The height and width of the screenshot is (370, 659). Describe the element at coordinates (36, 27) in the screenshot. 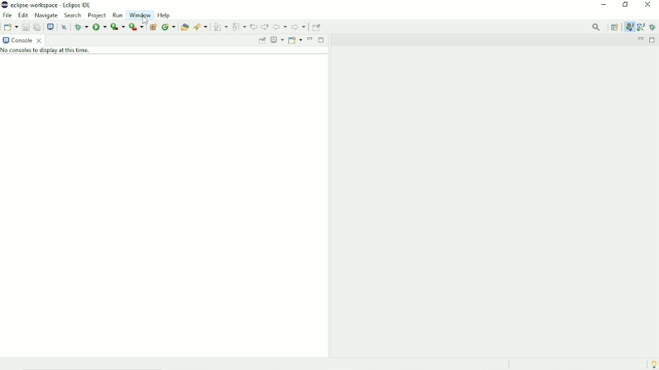

I see `Save all` at that location.